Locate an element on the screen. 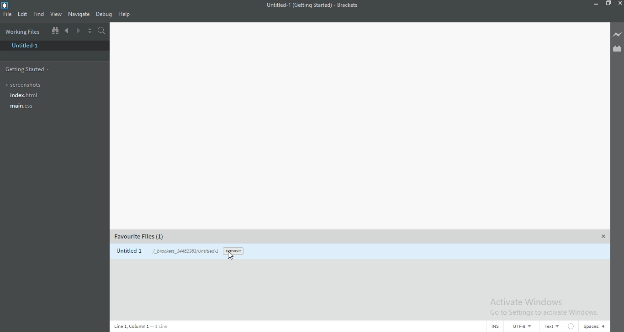  INS is located at coordinates (496, 326).